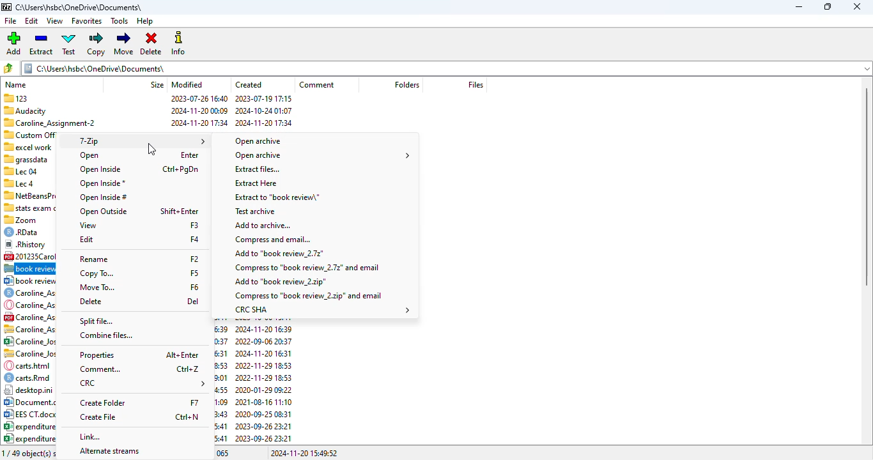  What do you see at coordinates (257, 169) in the screenshot?
I see `extract files` at bounding box center [257, 169].